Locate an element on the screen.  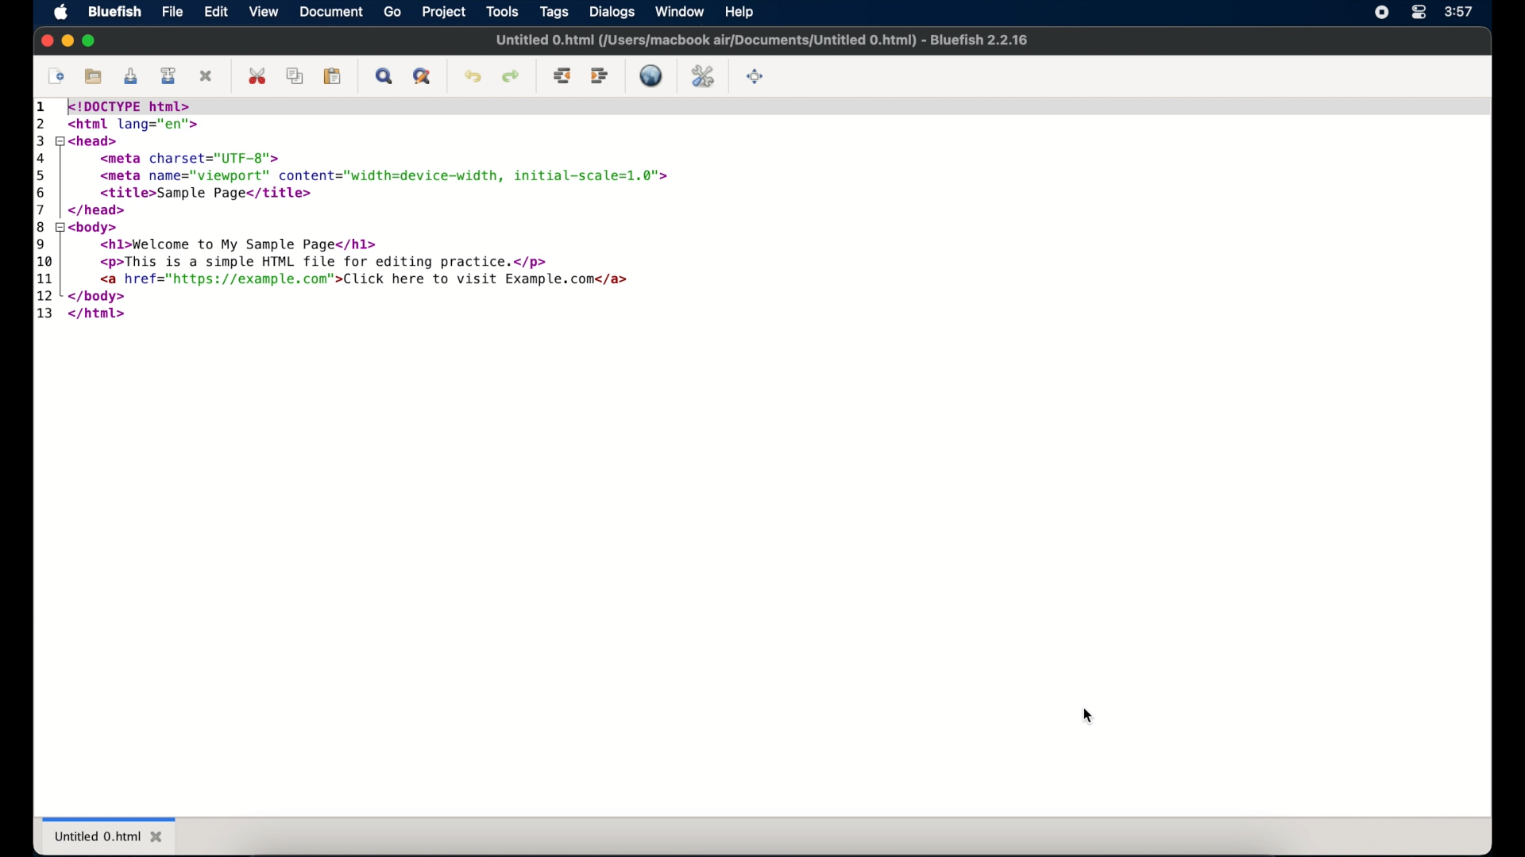
open is located at coordinates (91, 75).